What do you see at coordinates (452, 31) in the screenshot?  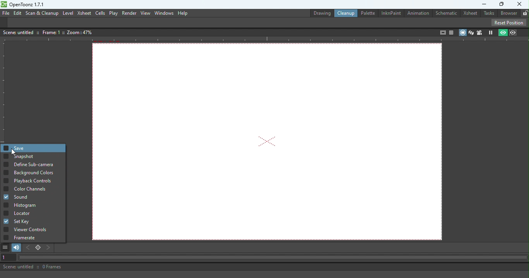 I see `Field guide` at bounding box center [452, 31].